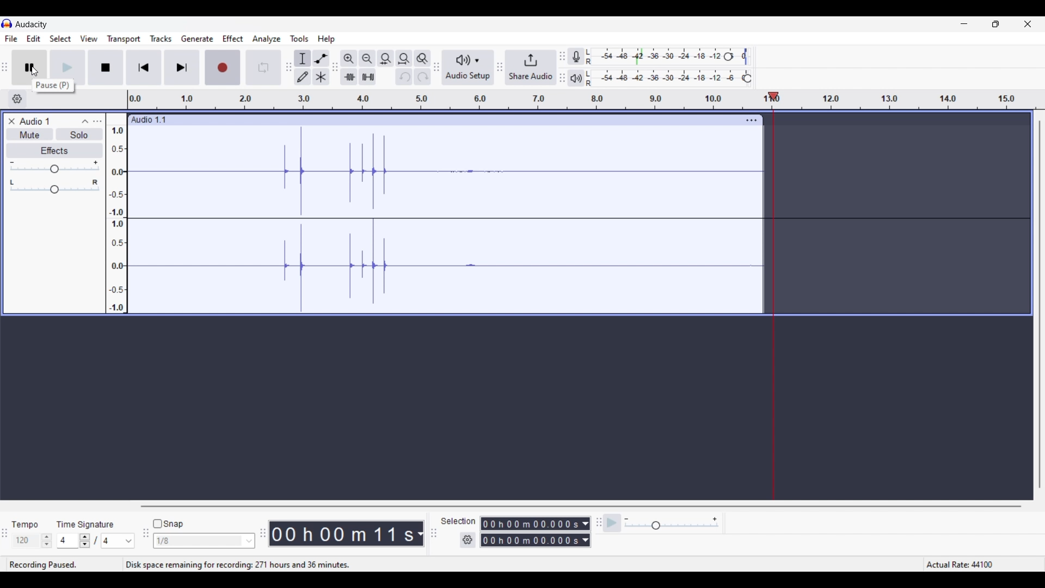  I want to click on Selection settings, so click(468, 541).